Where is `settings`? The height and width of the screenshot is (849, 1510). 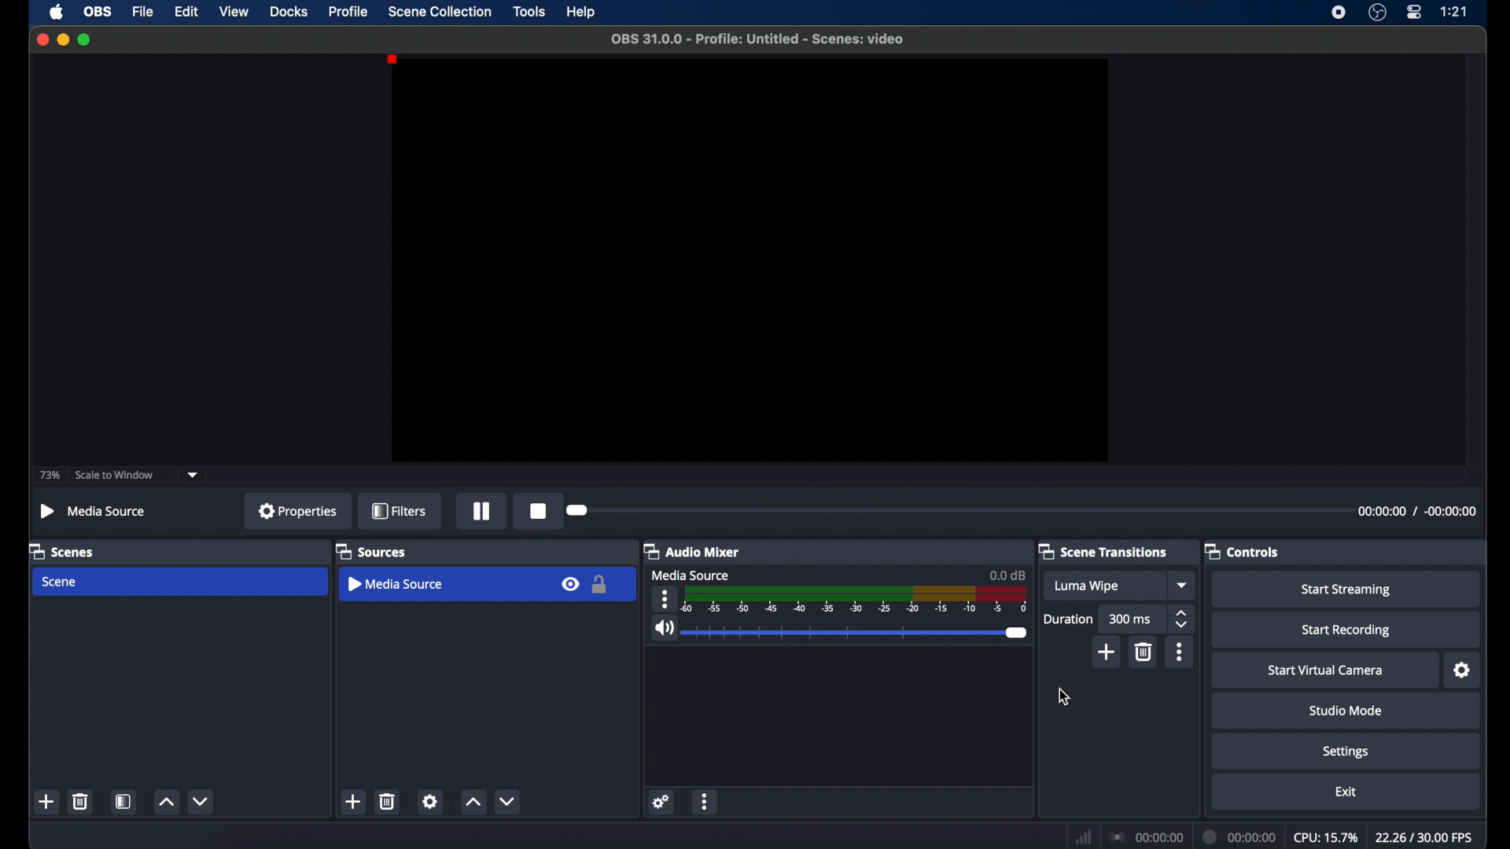
settings is located at coordinates (429, 802).